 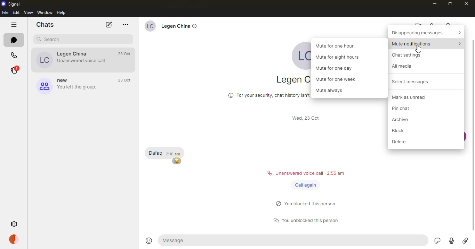 What do you see at coordinates (53, 39) in the screenshot?
I see `search` at bounding box center [53, 39].